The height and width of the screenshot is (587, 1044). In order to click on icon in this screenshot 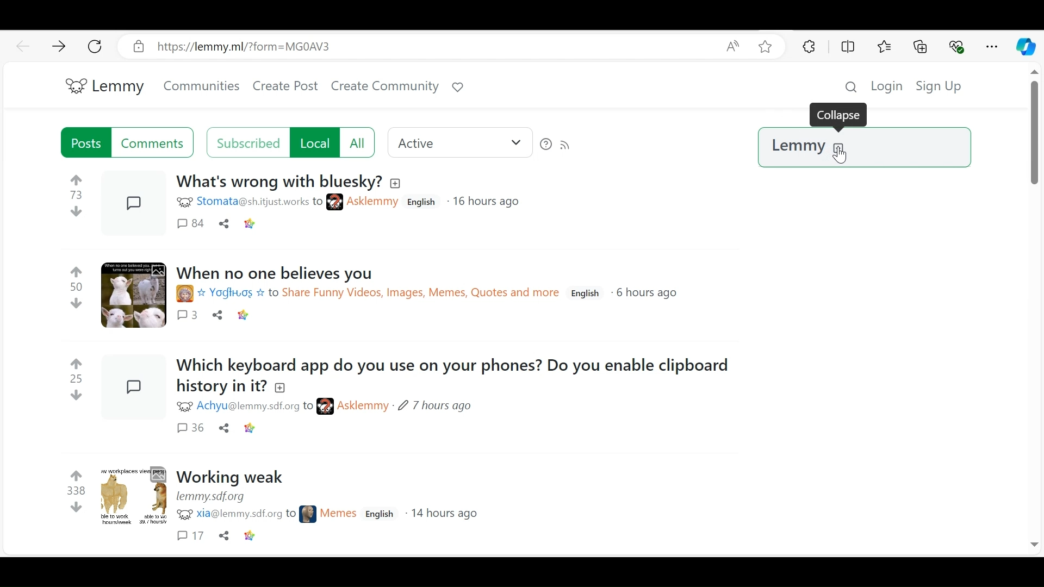, I will do `click(181, 407)`.